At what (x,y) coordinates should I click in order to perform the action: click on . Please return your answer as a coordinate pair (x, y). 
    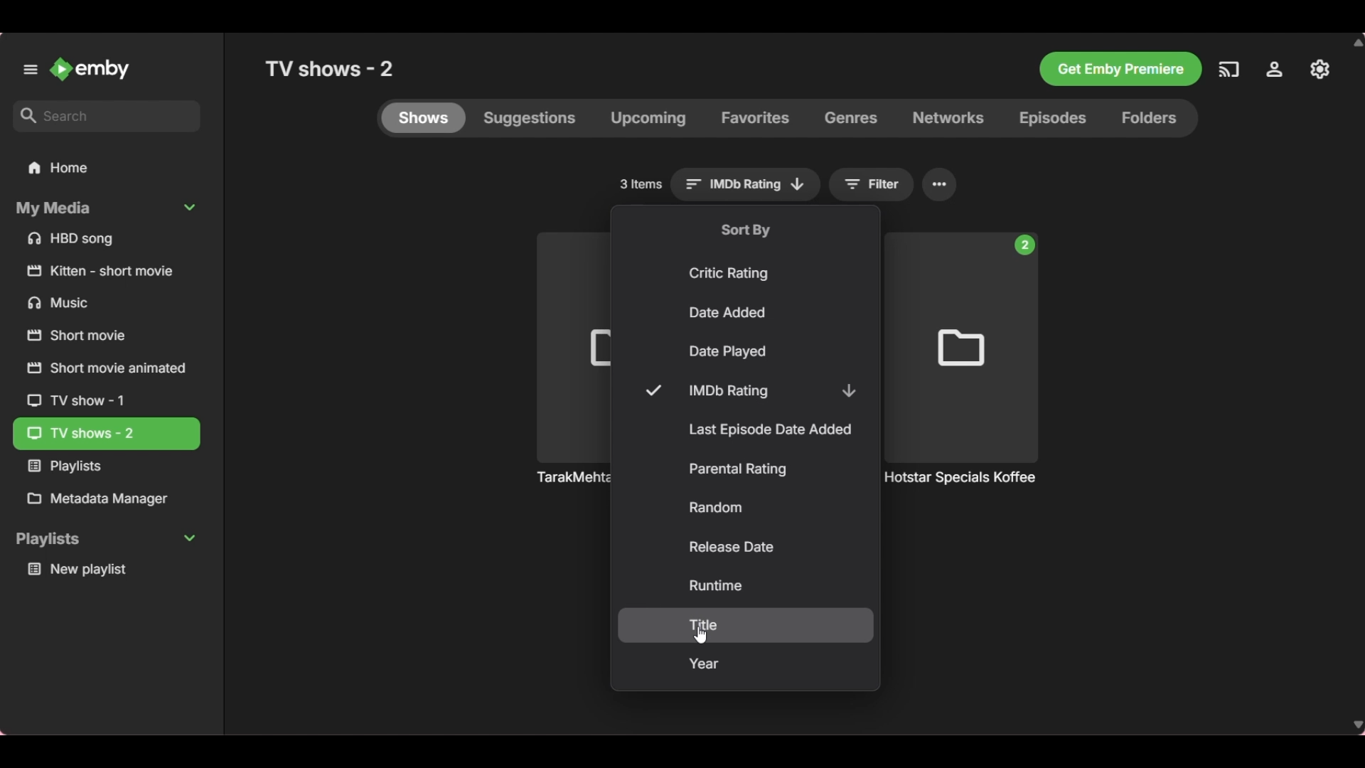
    Looking at the image, I should click on (1119, 68).